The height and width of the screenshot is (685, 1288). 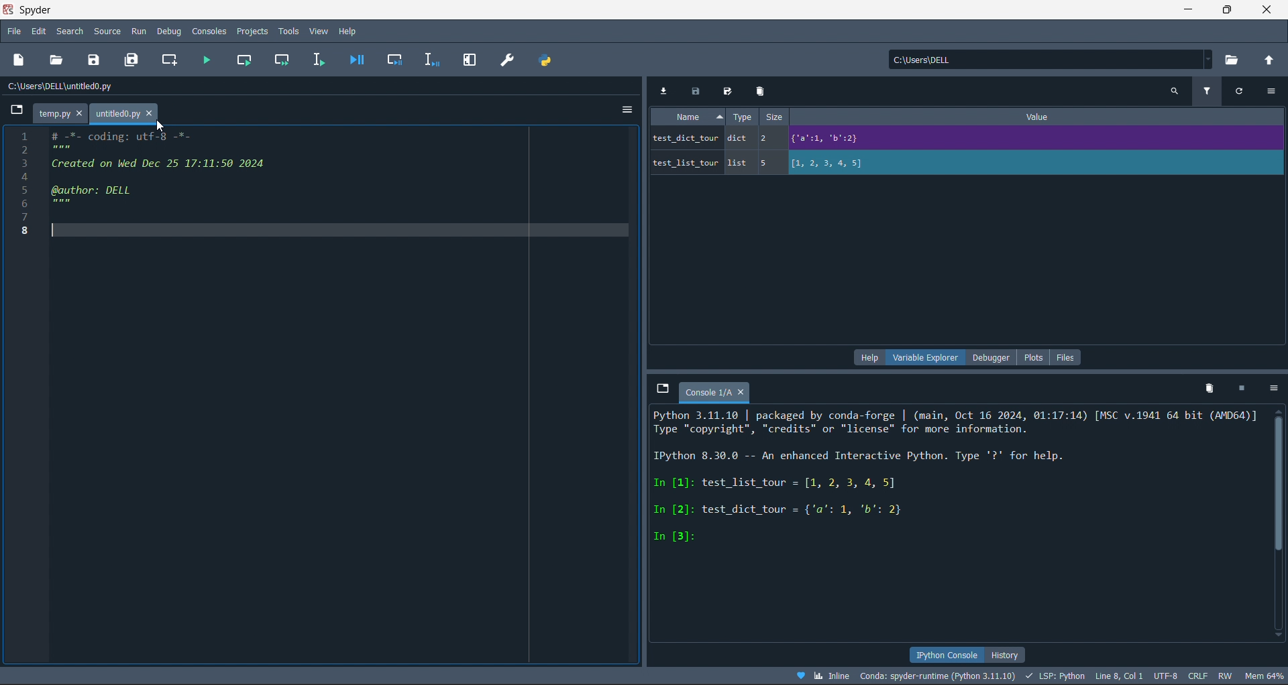 What do you see at coordinates (1229, 11) in the screenshot?
I see `maximize/restore` at bounding box center [1229, 11].